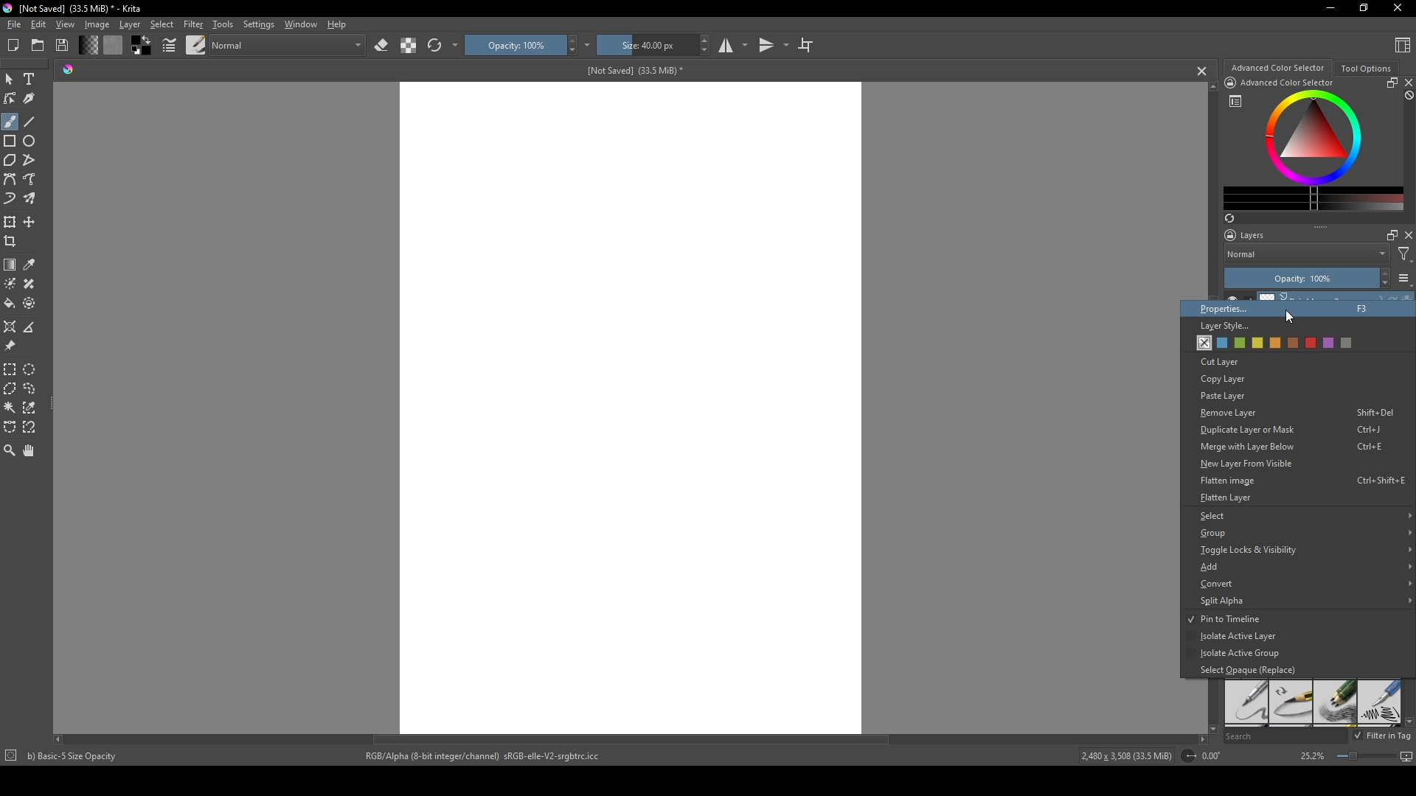  Describe the element at coordinates (1203, 71) in the screenshot. I see `cancel` at that location.